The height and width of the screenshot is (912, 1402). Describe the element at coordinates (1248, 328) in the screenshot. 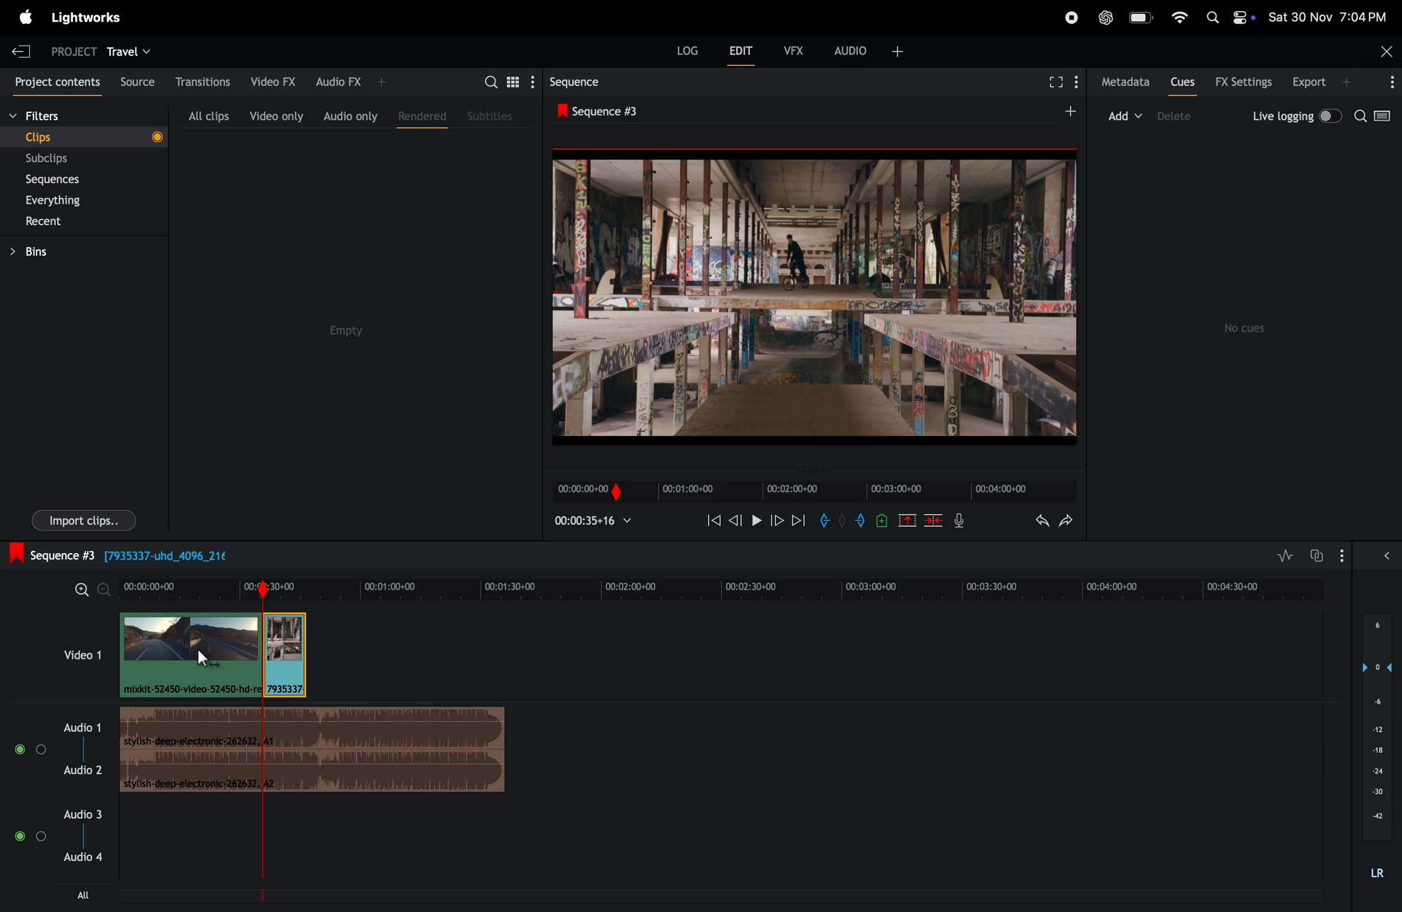

I see `no cues` at that location.